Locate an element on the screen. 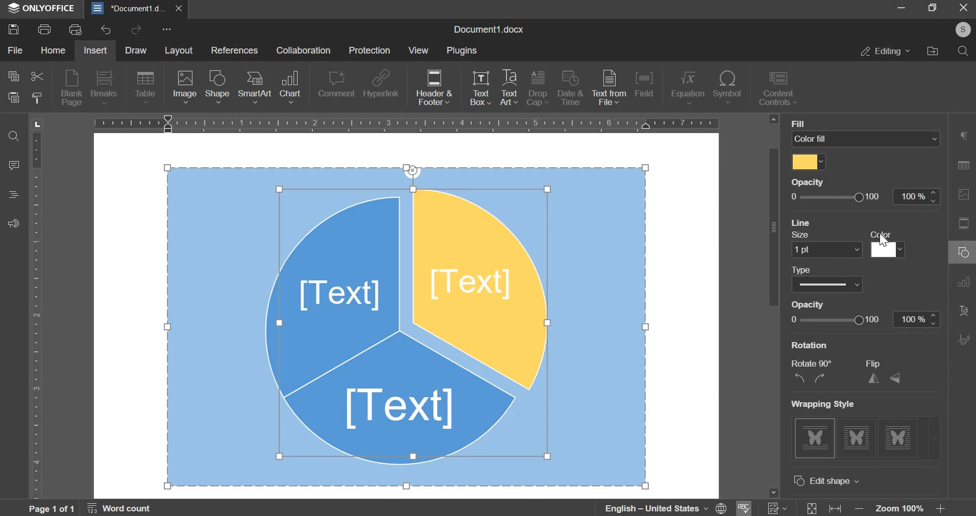 This screenshot has height=516, width=976. table is located at coordinates (145, 88).